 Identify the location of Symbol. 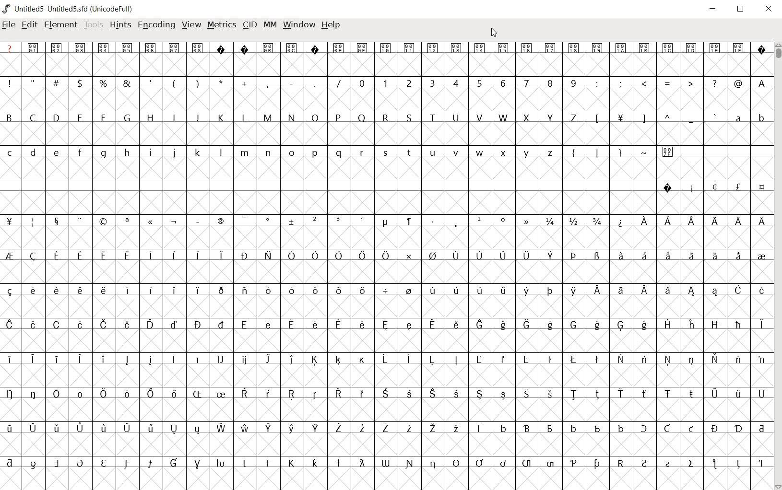
(668, 223).